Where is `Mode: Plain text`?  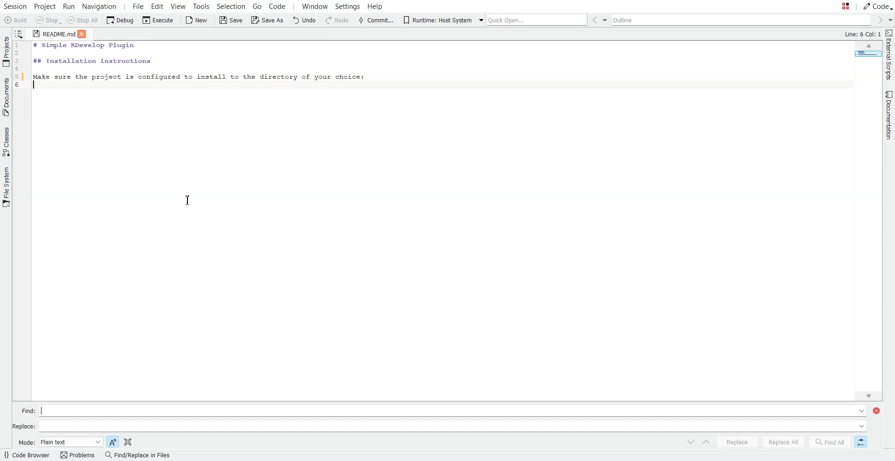 Mode: Plain text is located at coordinates (59, 442).